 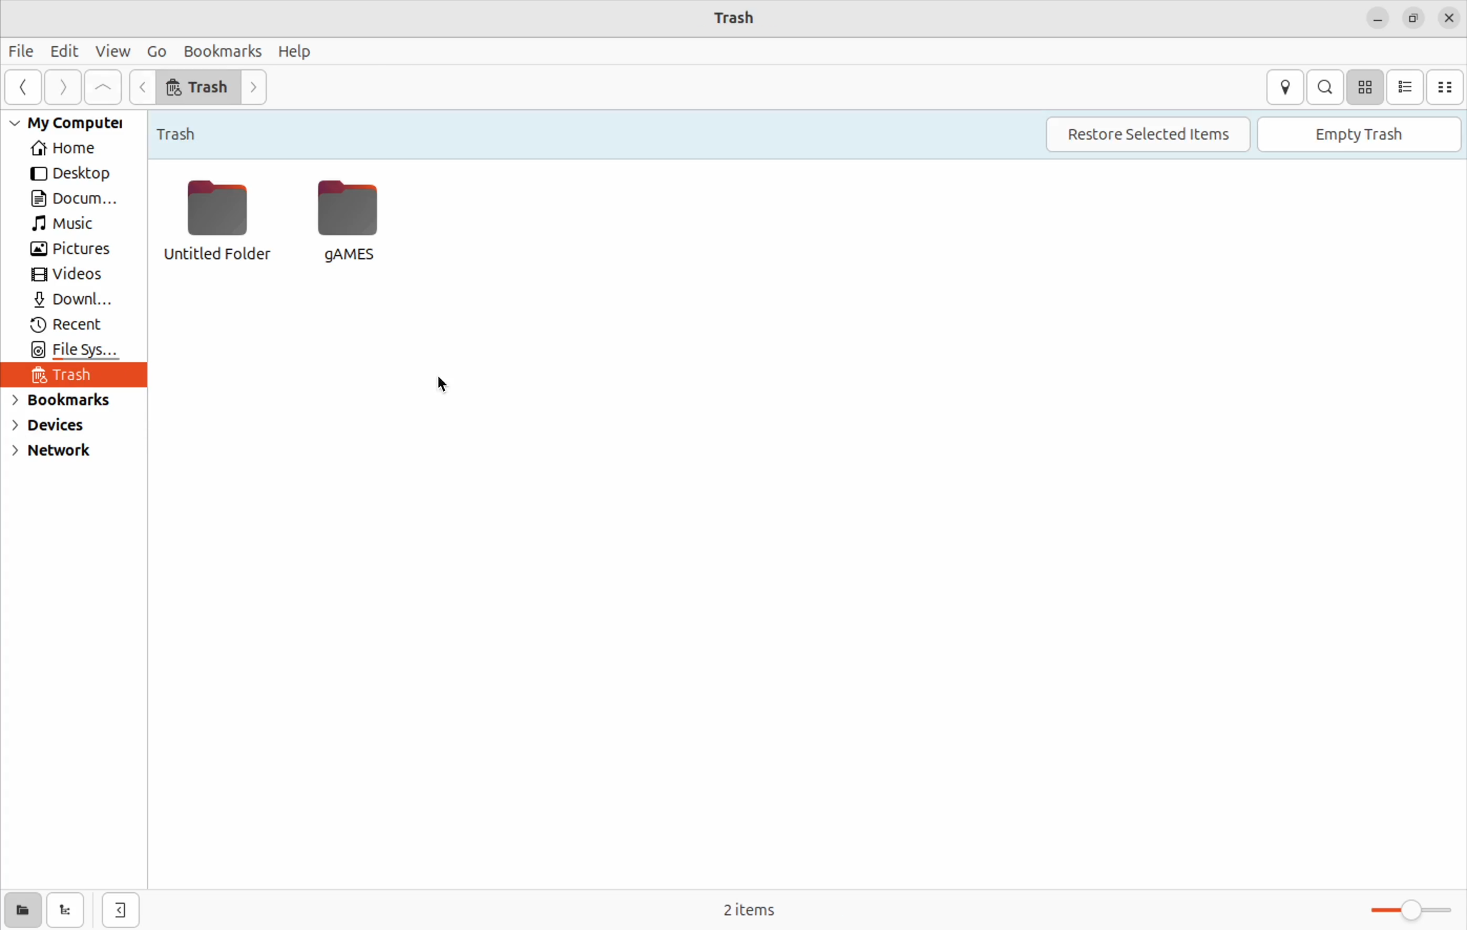 I want to click on Zoom, so click(x=1401, y=910).